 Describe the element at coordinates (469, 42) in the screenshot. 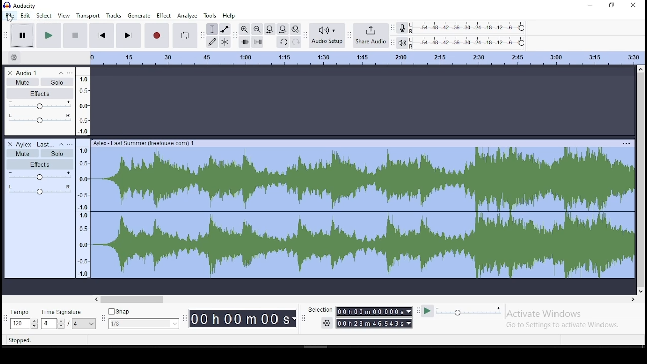

I see `playback level` at that location.